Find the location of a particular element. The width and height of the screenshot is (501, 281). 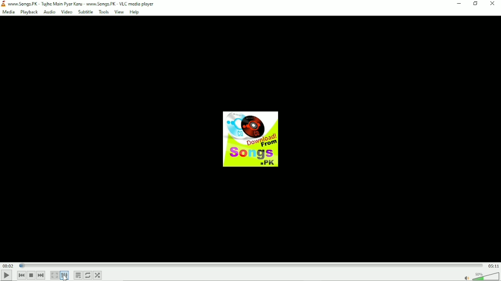

Subtitle is located at coordinates (85, 12).